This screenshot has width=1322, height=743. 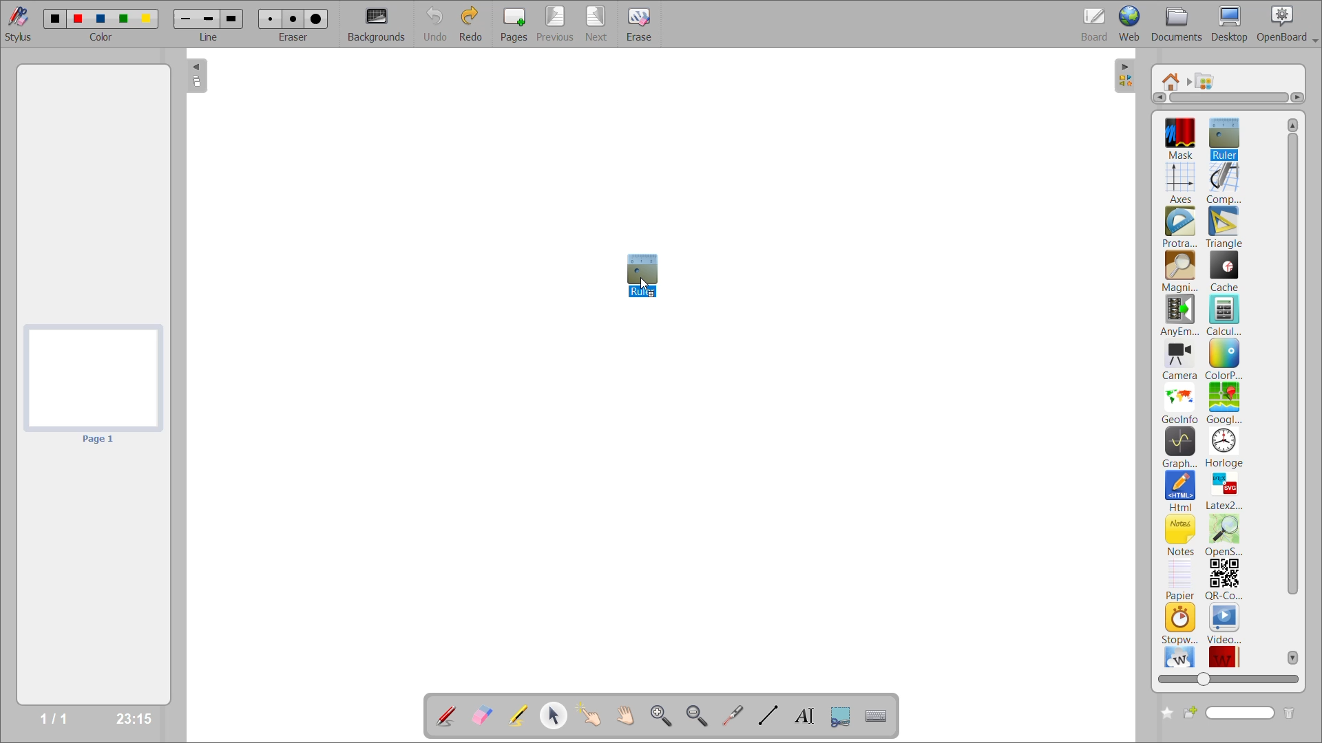 I want to click on cache, so click(x=1225, y=271).